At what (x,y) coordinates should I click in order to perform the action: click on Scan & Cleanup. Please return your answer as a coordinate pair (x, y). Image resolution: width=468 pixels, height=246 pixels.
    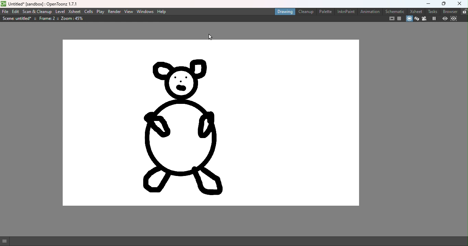
    Looking at the image, I should click on (37, 12).